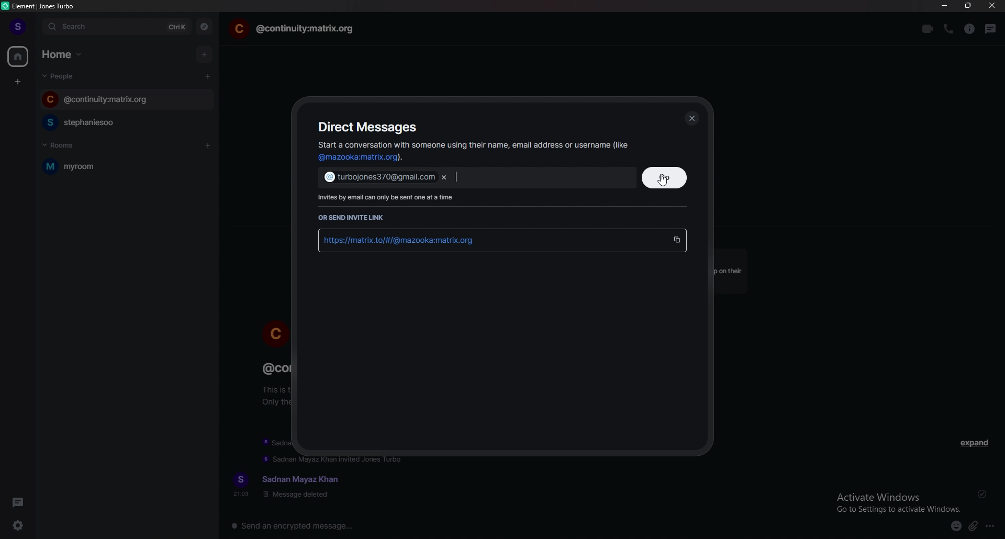  What do you see at coordinates (473, 150) in the screenshot?
I see `info` at bounding box center [473, 150].